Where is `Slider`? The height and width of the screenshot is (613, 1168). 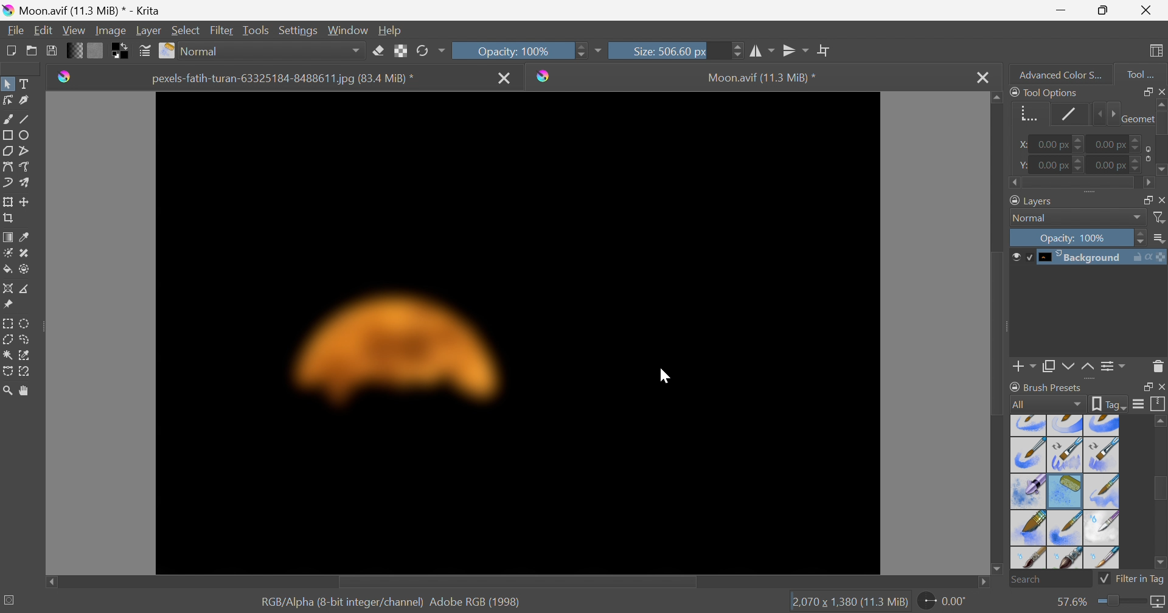
Slider is located at coordinates (1123, 603).